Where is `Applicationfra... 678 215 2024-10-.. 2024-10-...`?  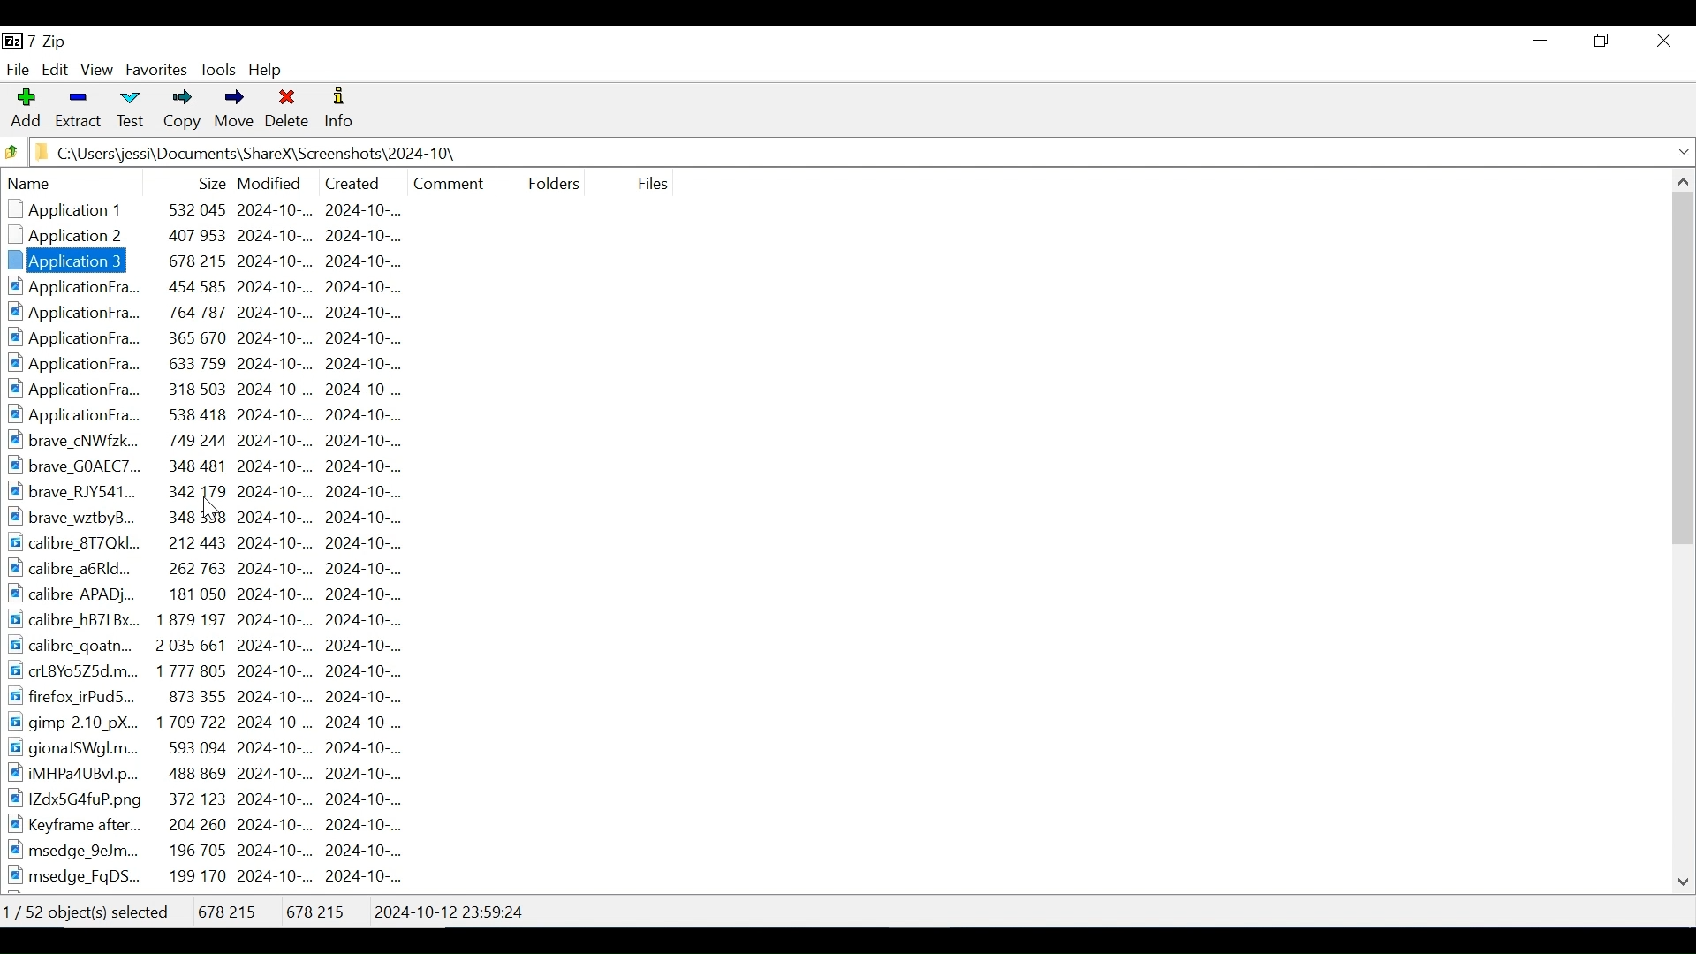
Applicationfra... 678 215 2024-10-.. 2024-10-... is located at coordinates (226, 261).